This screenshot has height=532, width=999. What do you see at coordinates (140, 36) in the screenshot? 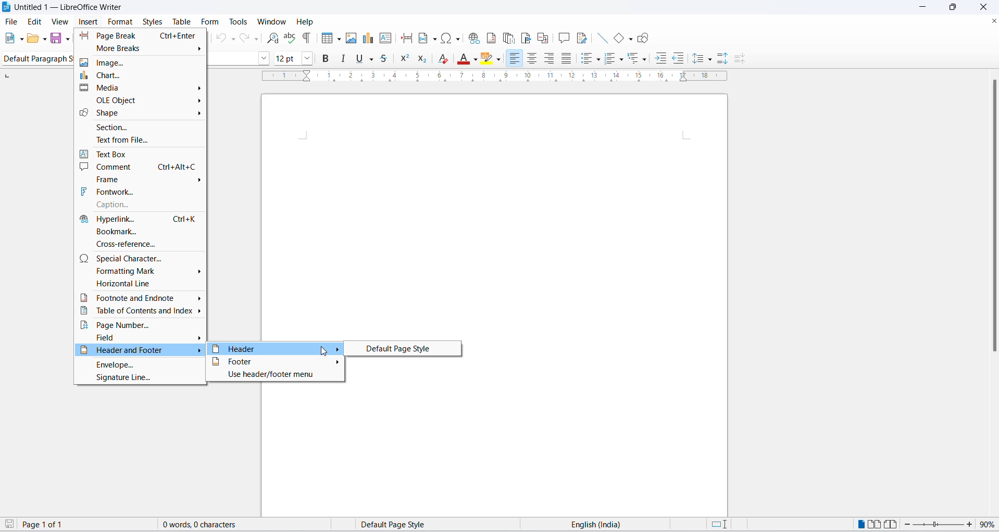
I see `page break` at bounding box center [140, 36].